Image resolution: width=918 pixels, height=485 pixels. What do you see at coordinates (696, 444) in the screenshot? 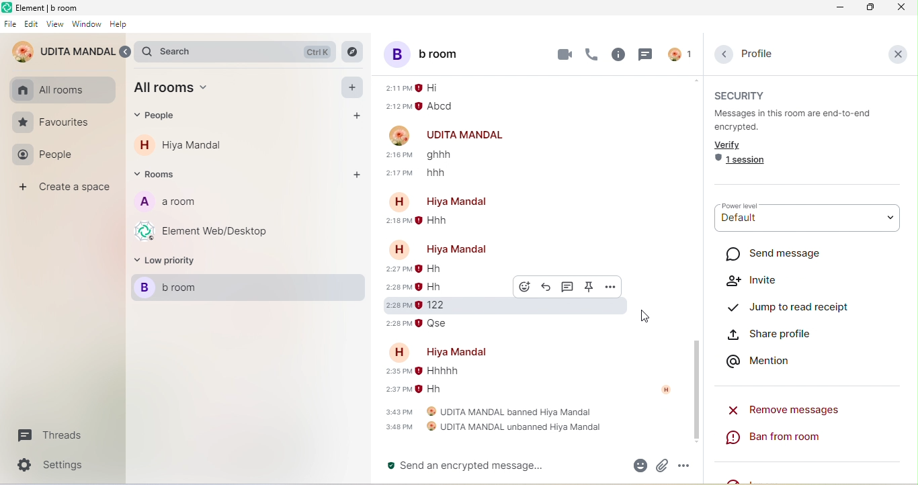
I see `scroll down` at bounding box center [696, 444].